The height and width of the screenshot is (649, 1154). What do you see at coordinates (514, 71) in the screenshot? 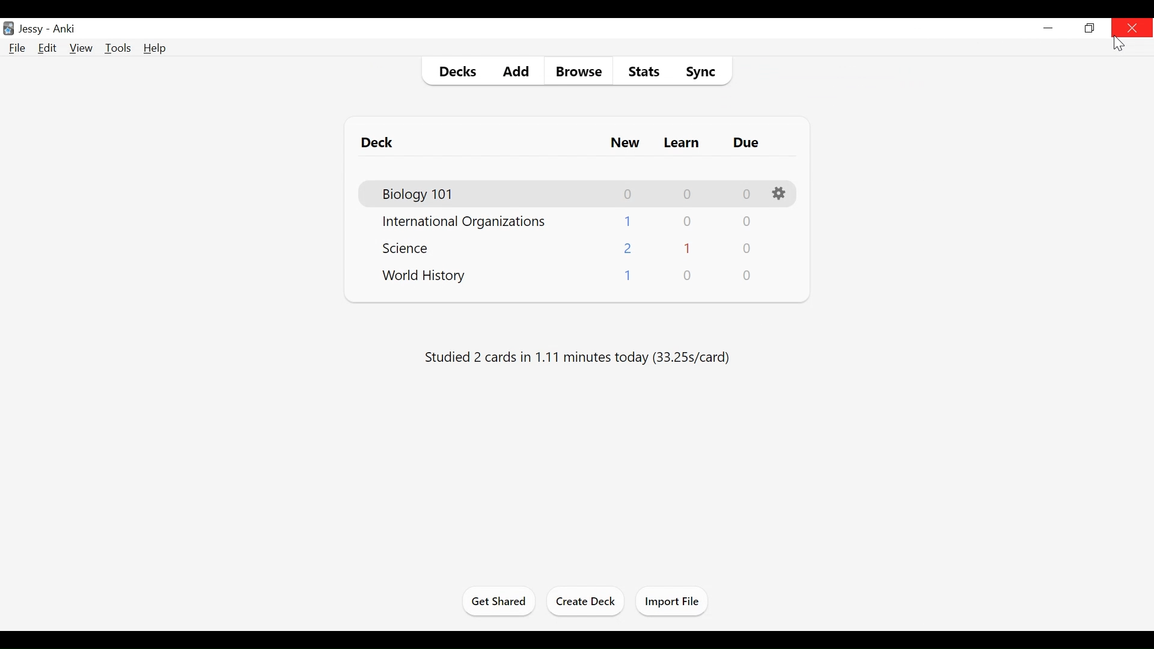
I see `Add` at bounding box center [514, 71].